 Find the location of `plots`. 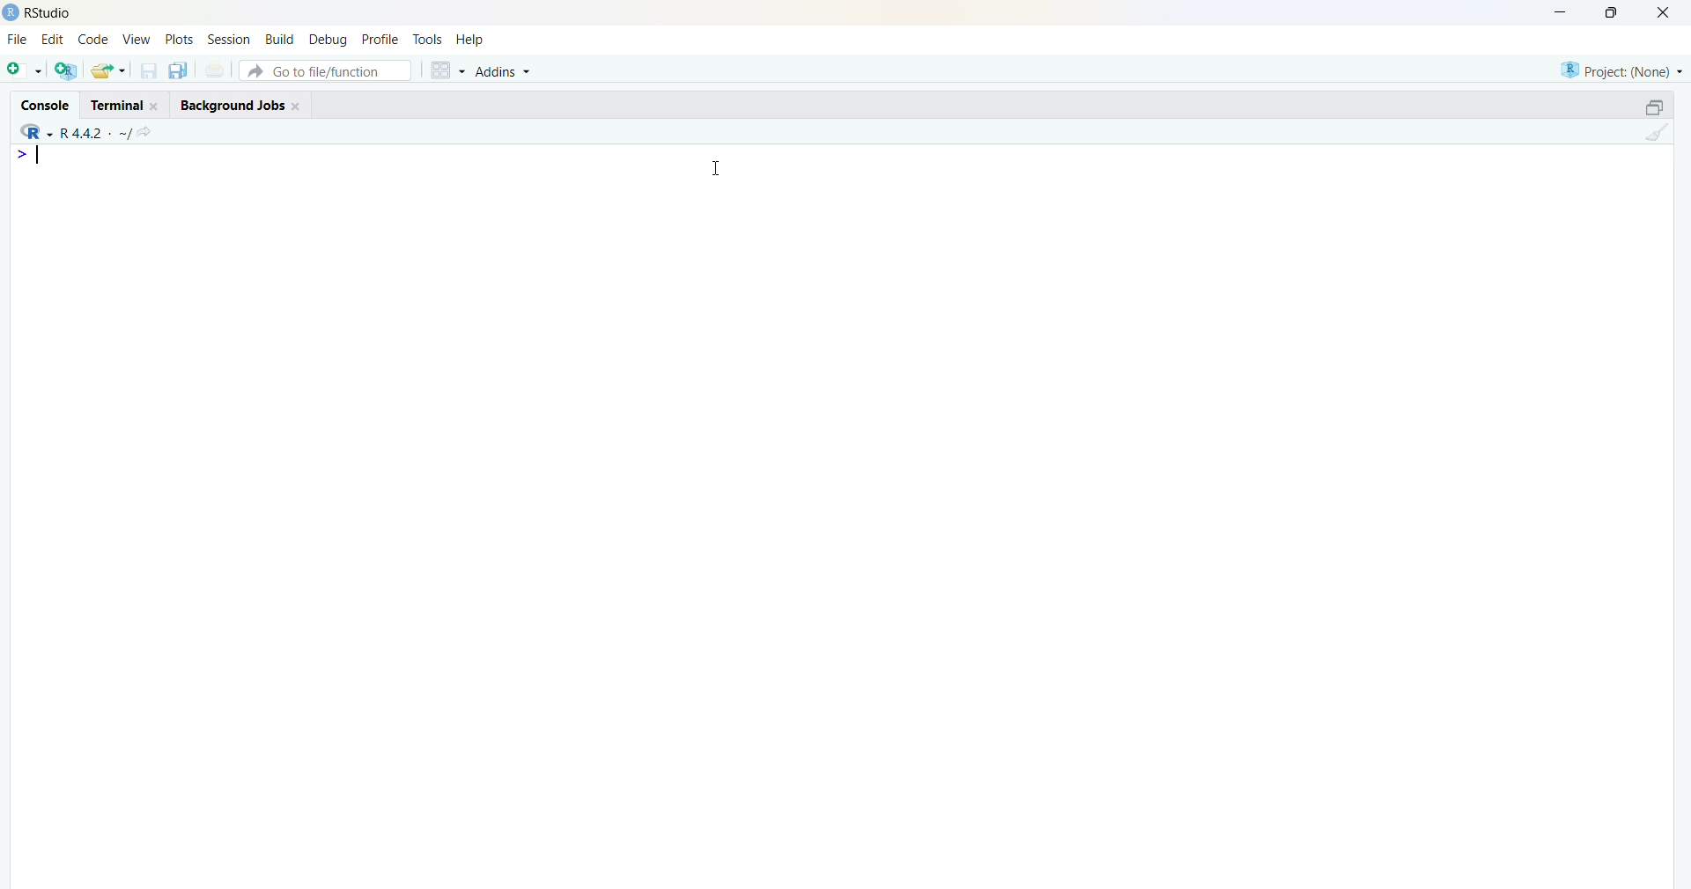

plots is located at coordinates (181, 40).